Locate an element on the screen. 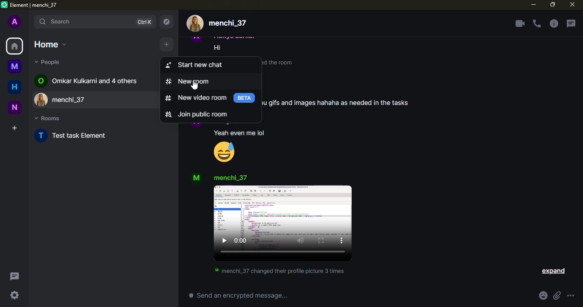 Image resolution: width=583 pixels, height=307 pixels. voice call is located at coordinates (537, 23).